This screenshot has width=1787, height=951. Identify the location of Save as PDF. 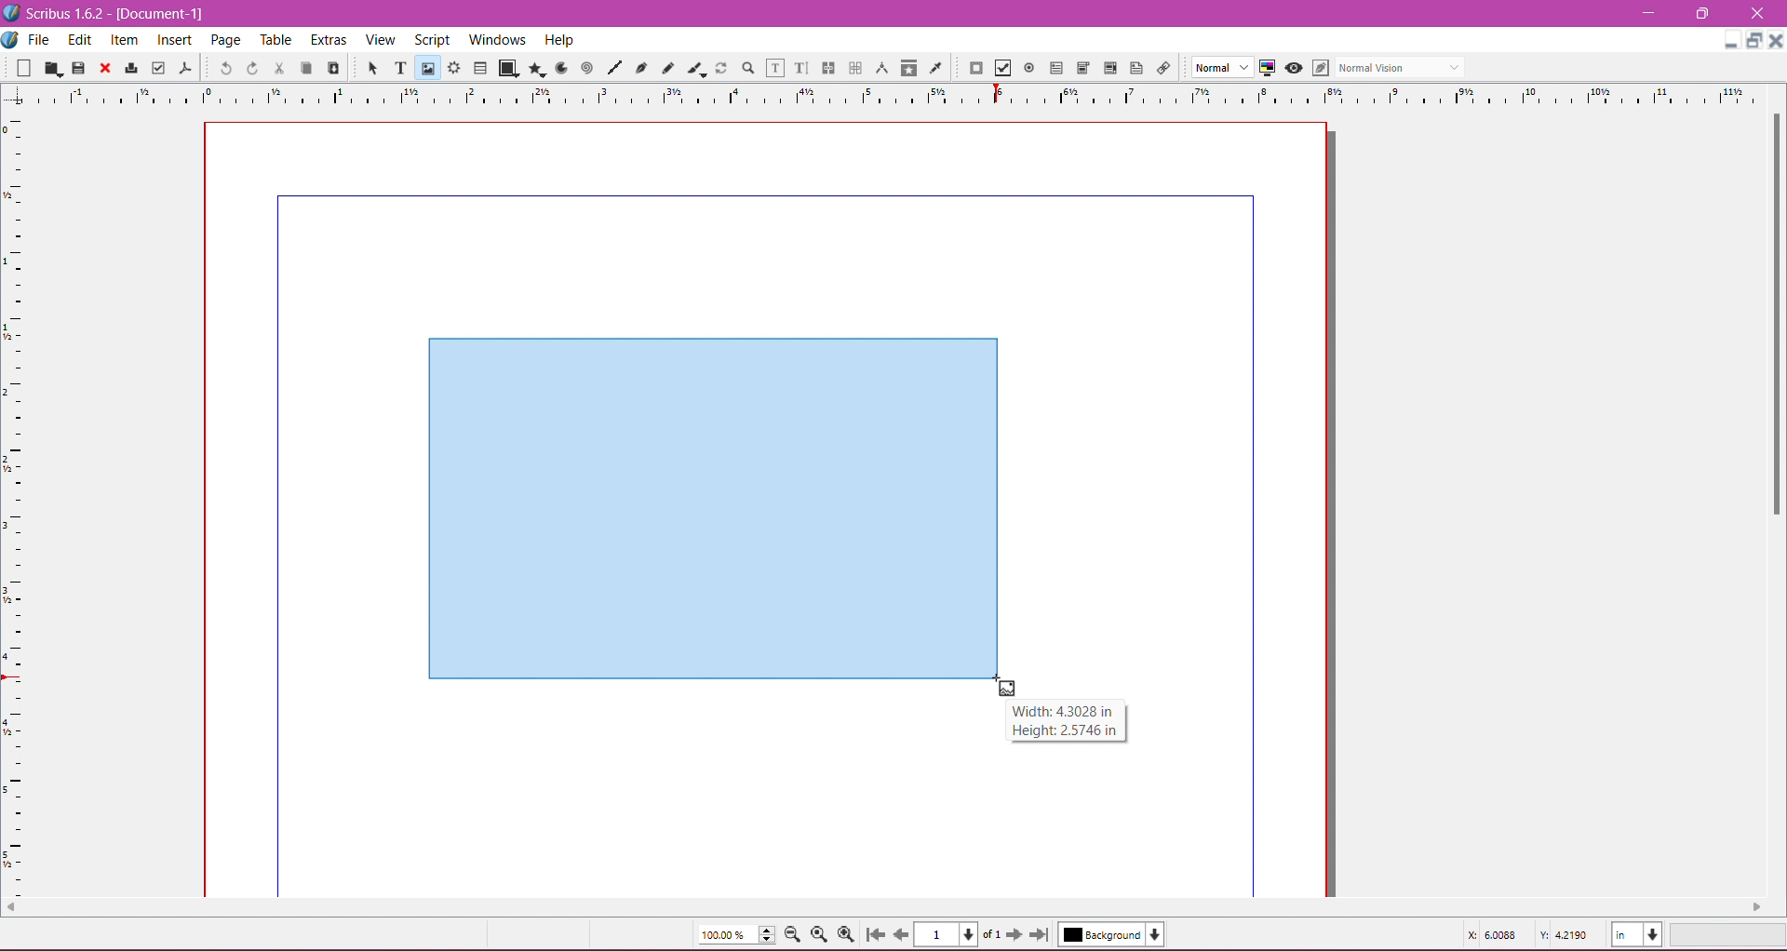
(188, 68).